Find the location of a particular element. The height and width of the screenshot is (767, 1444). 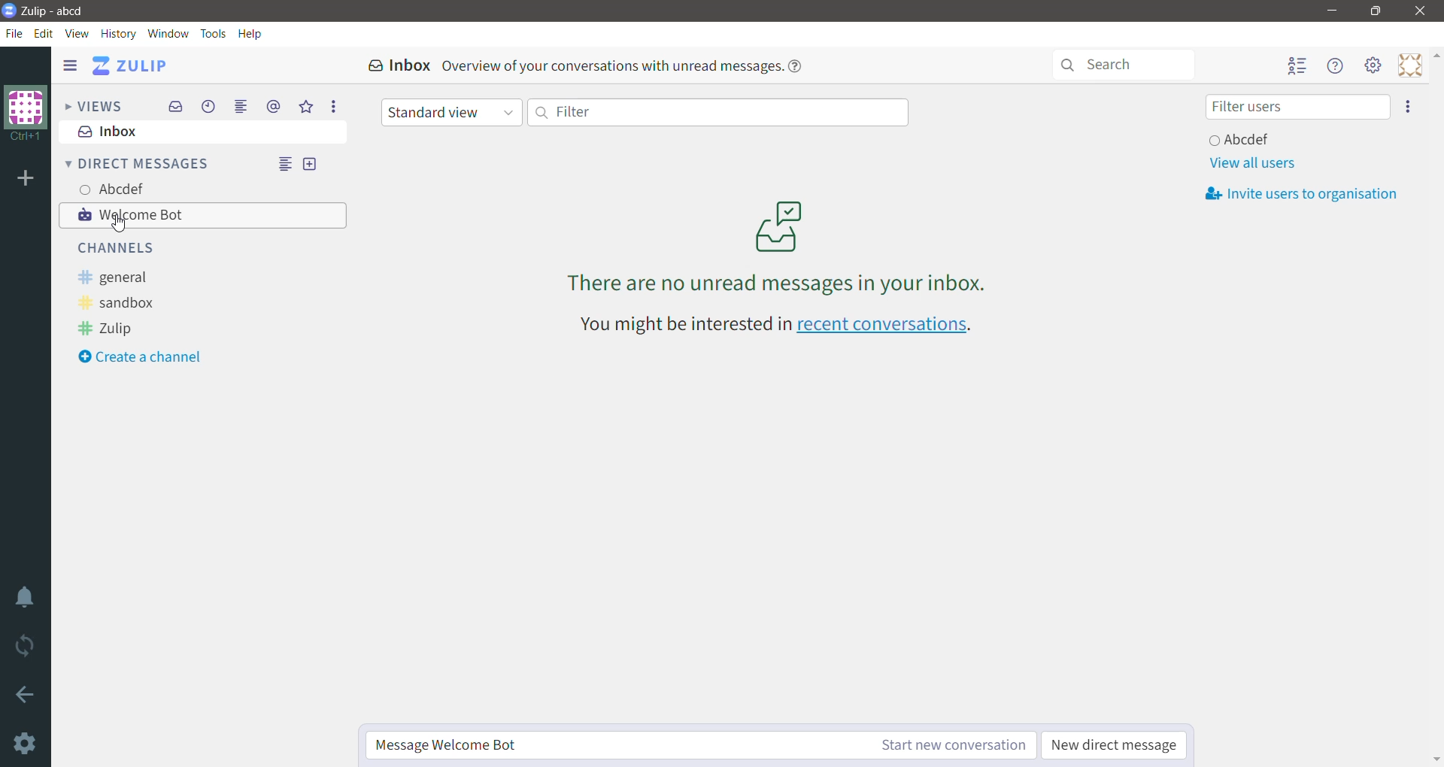

Recent Conversations is located at coordinates (209, 106).